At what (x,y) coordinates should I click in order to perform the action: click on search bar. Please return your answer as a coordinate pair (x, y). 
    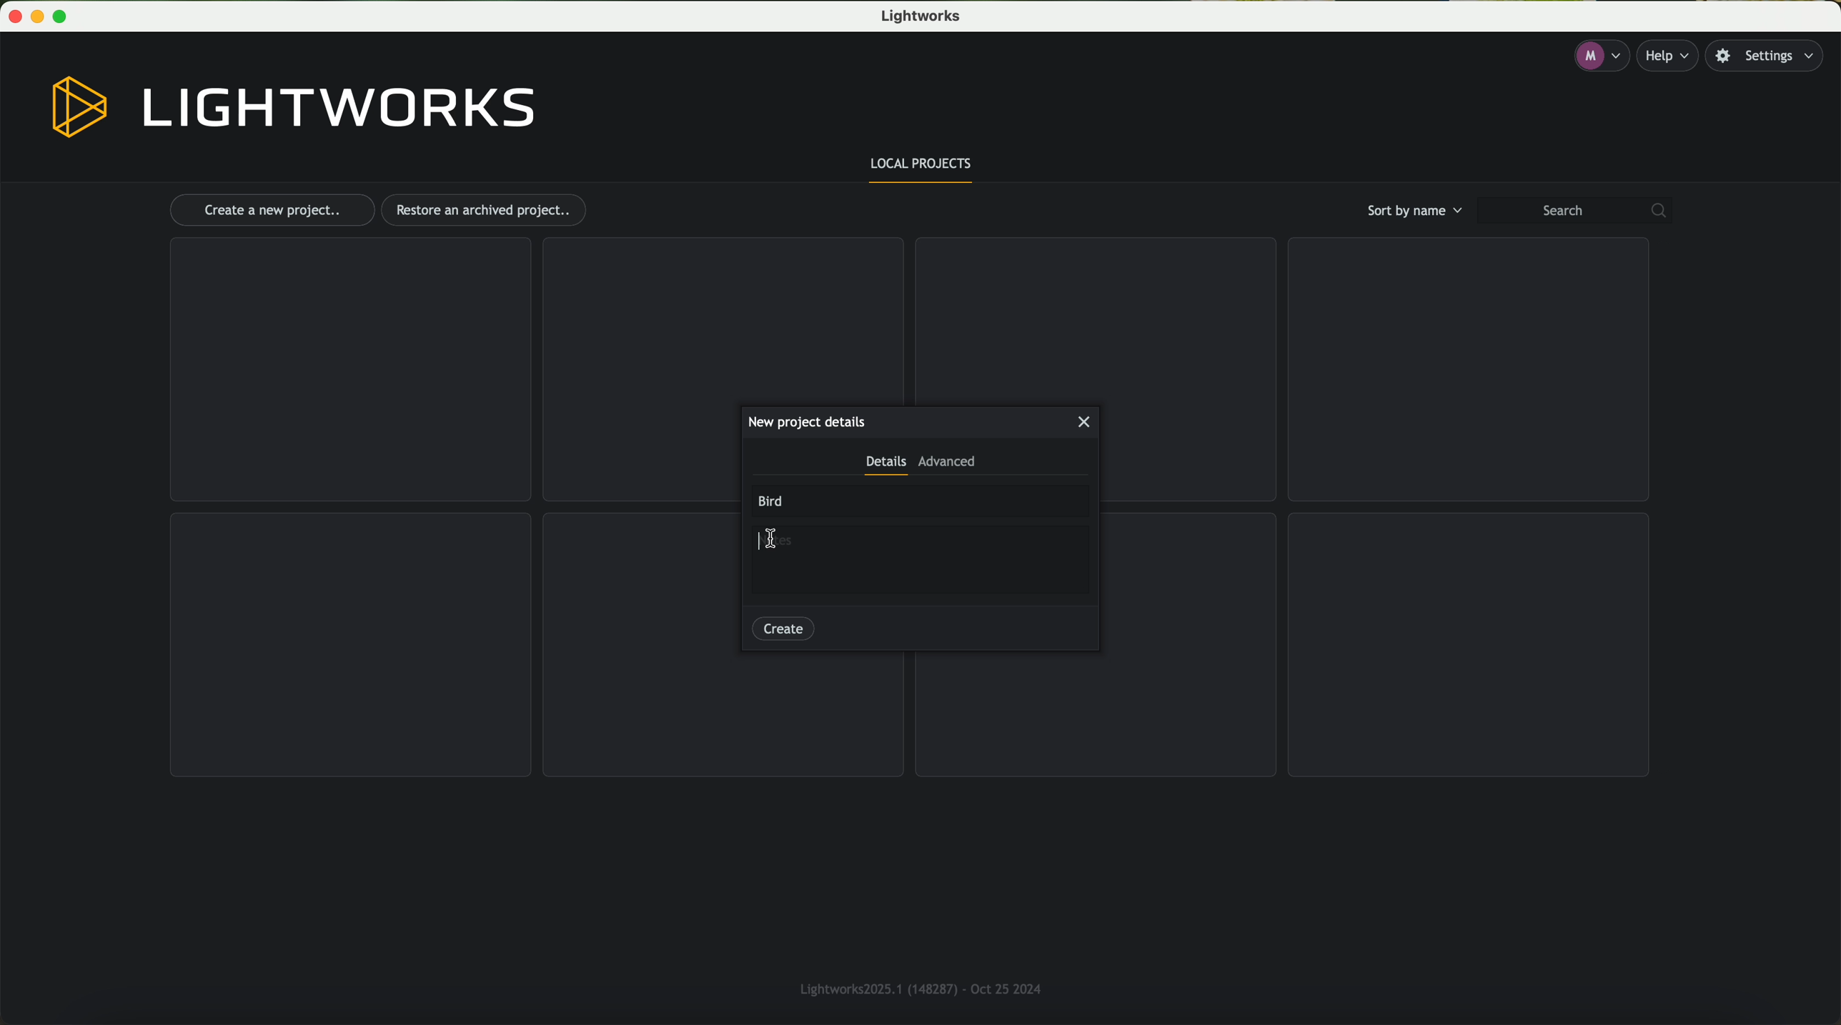
    Looking at the image, I should click on (1581, 211).